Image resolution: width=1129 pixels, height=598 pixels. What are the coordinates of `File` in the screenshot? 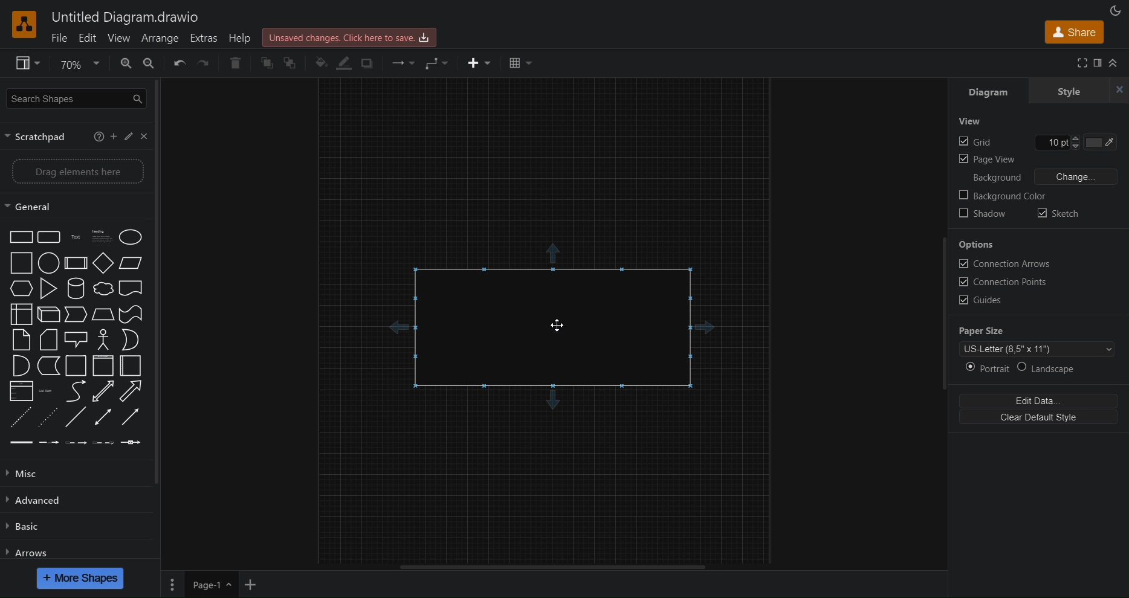 It's located at (60, 38).